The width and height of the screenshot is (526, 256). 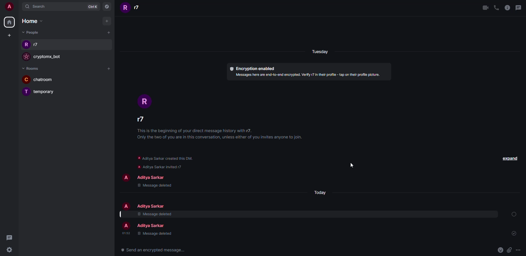 What do you see at coordinates (89, 6) in the screenshot?
I see `ctrlK` at bounding box center [89, 6].